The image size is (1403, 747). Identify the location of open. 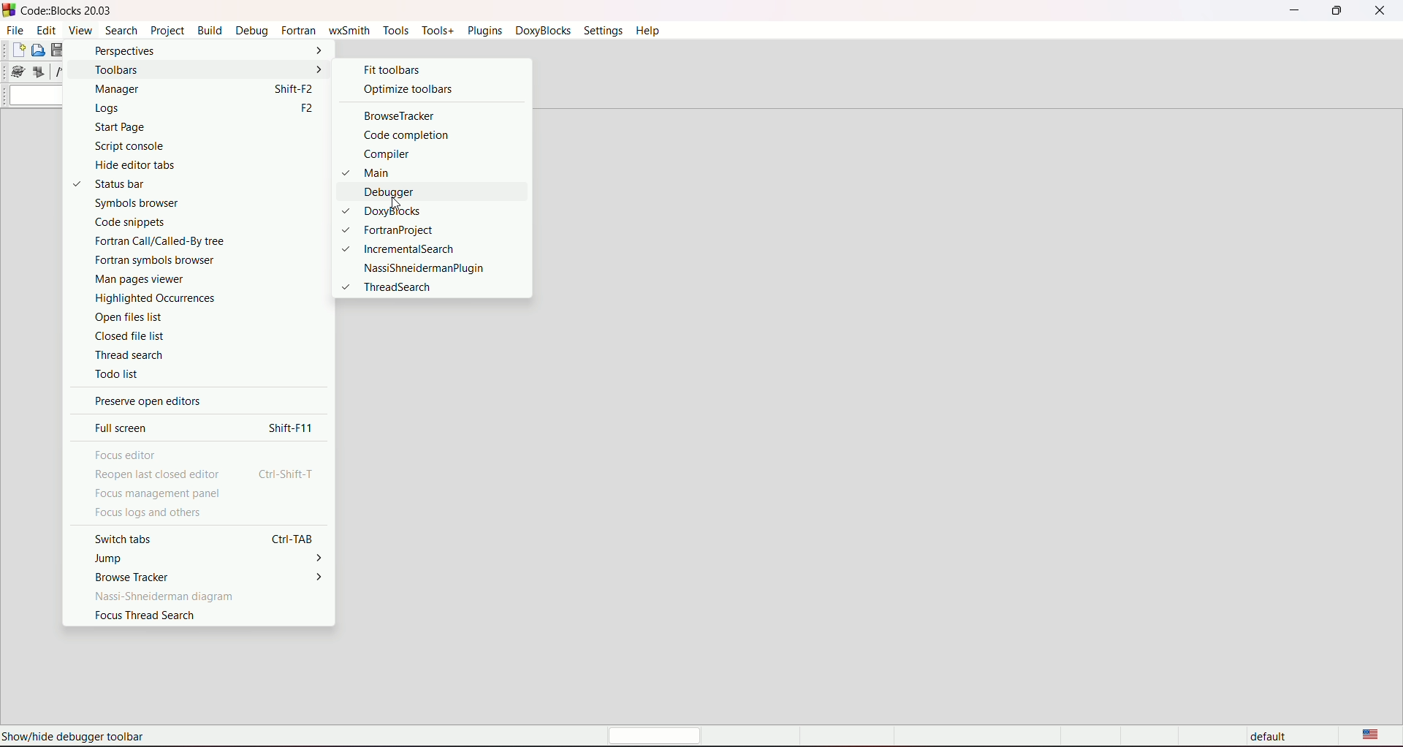
(38, 50).